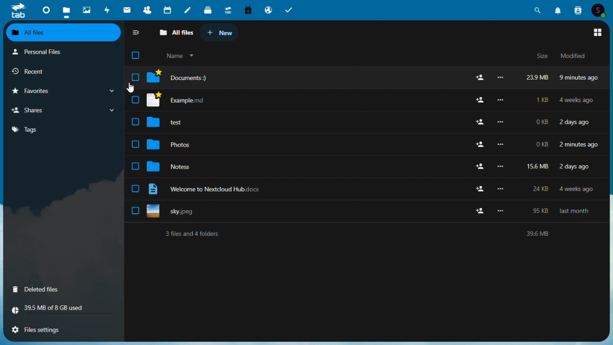  What do you see at coordinates (58, 330) in the screenshot?
I see `File settings` at bounding box center [58, 330].